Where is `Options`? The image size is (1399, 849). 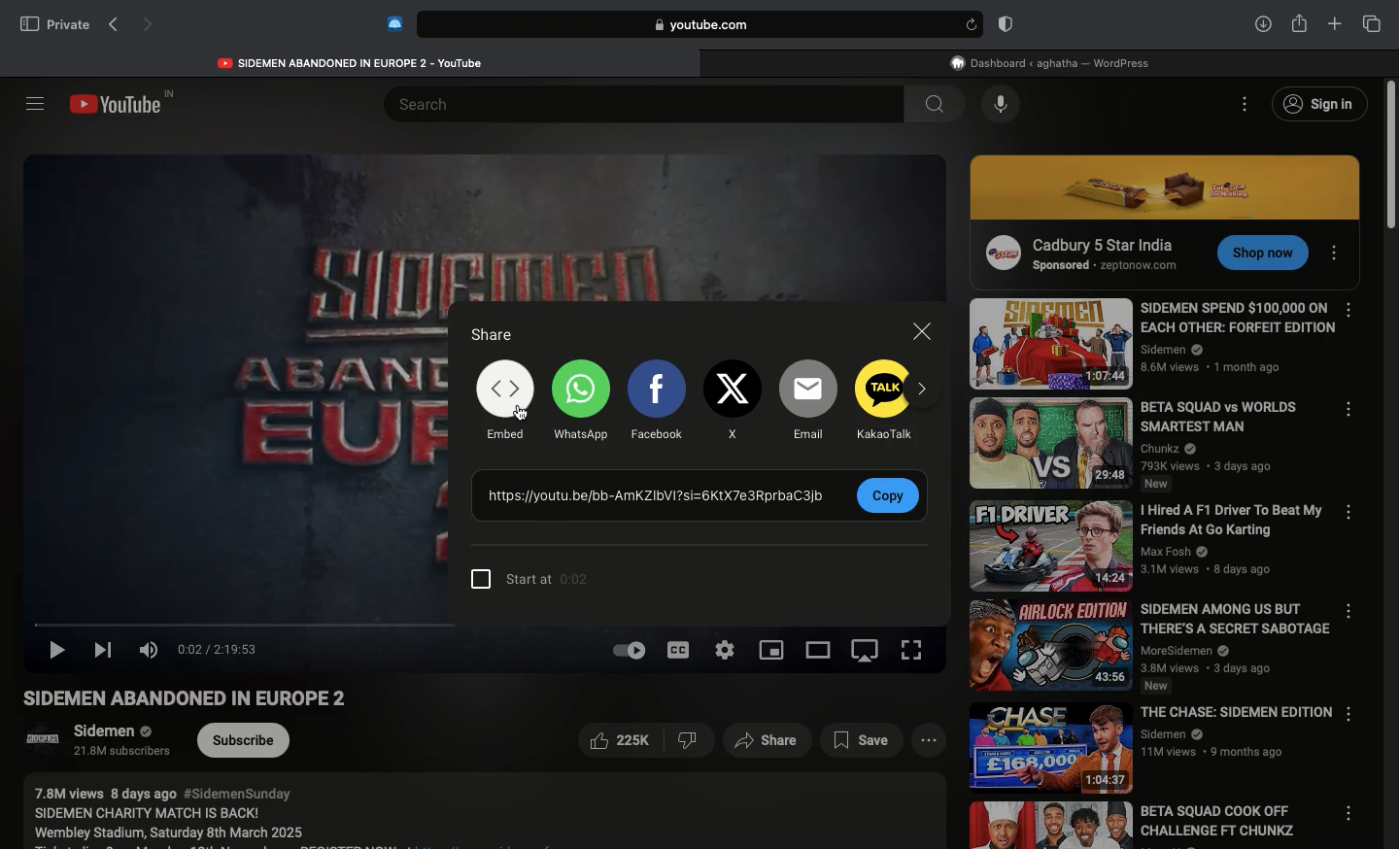 Options is located at coordinates (1349, 310).